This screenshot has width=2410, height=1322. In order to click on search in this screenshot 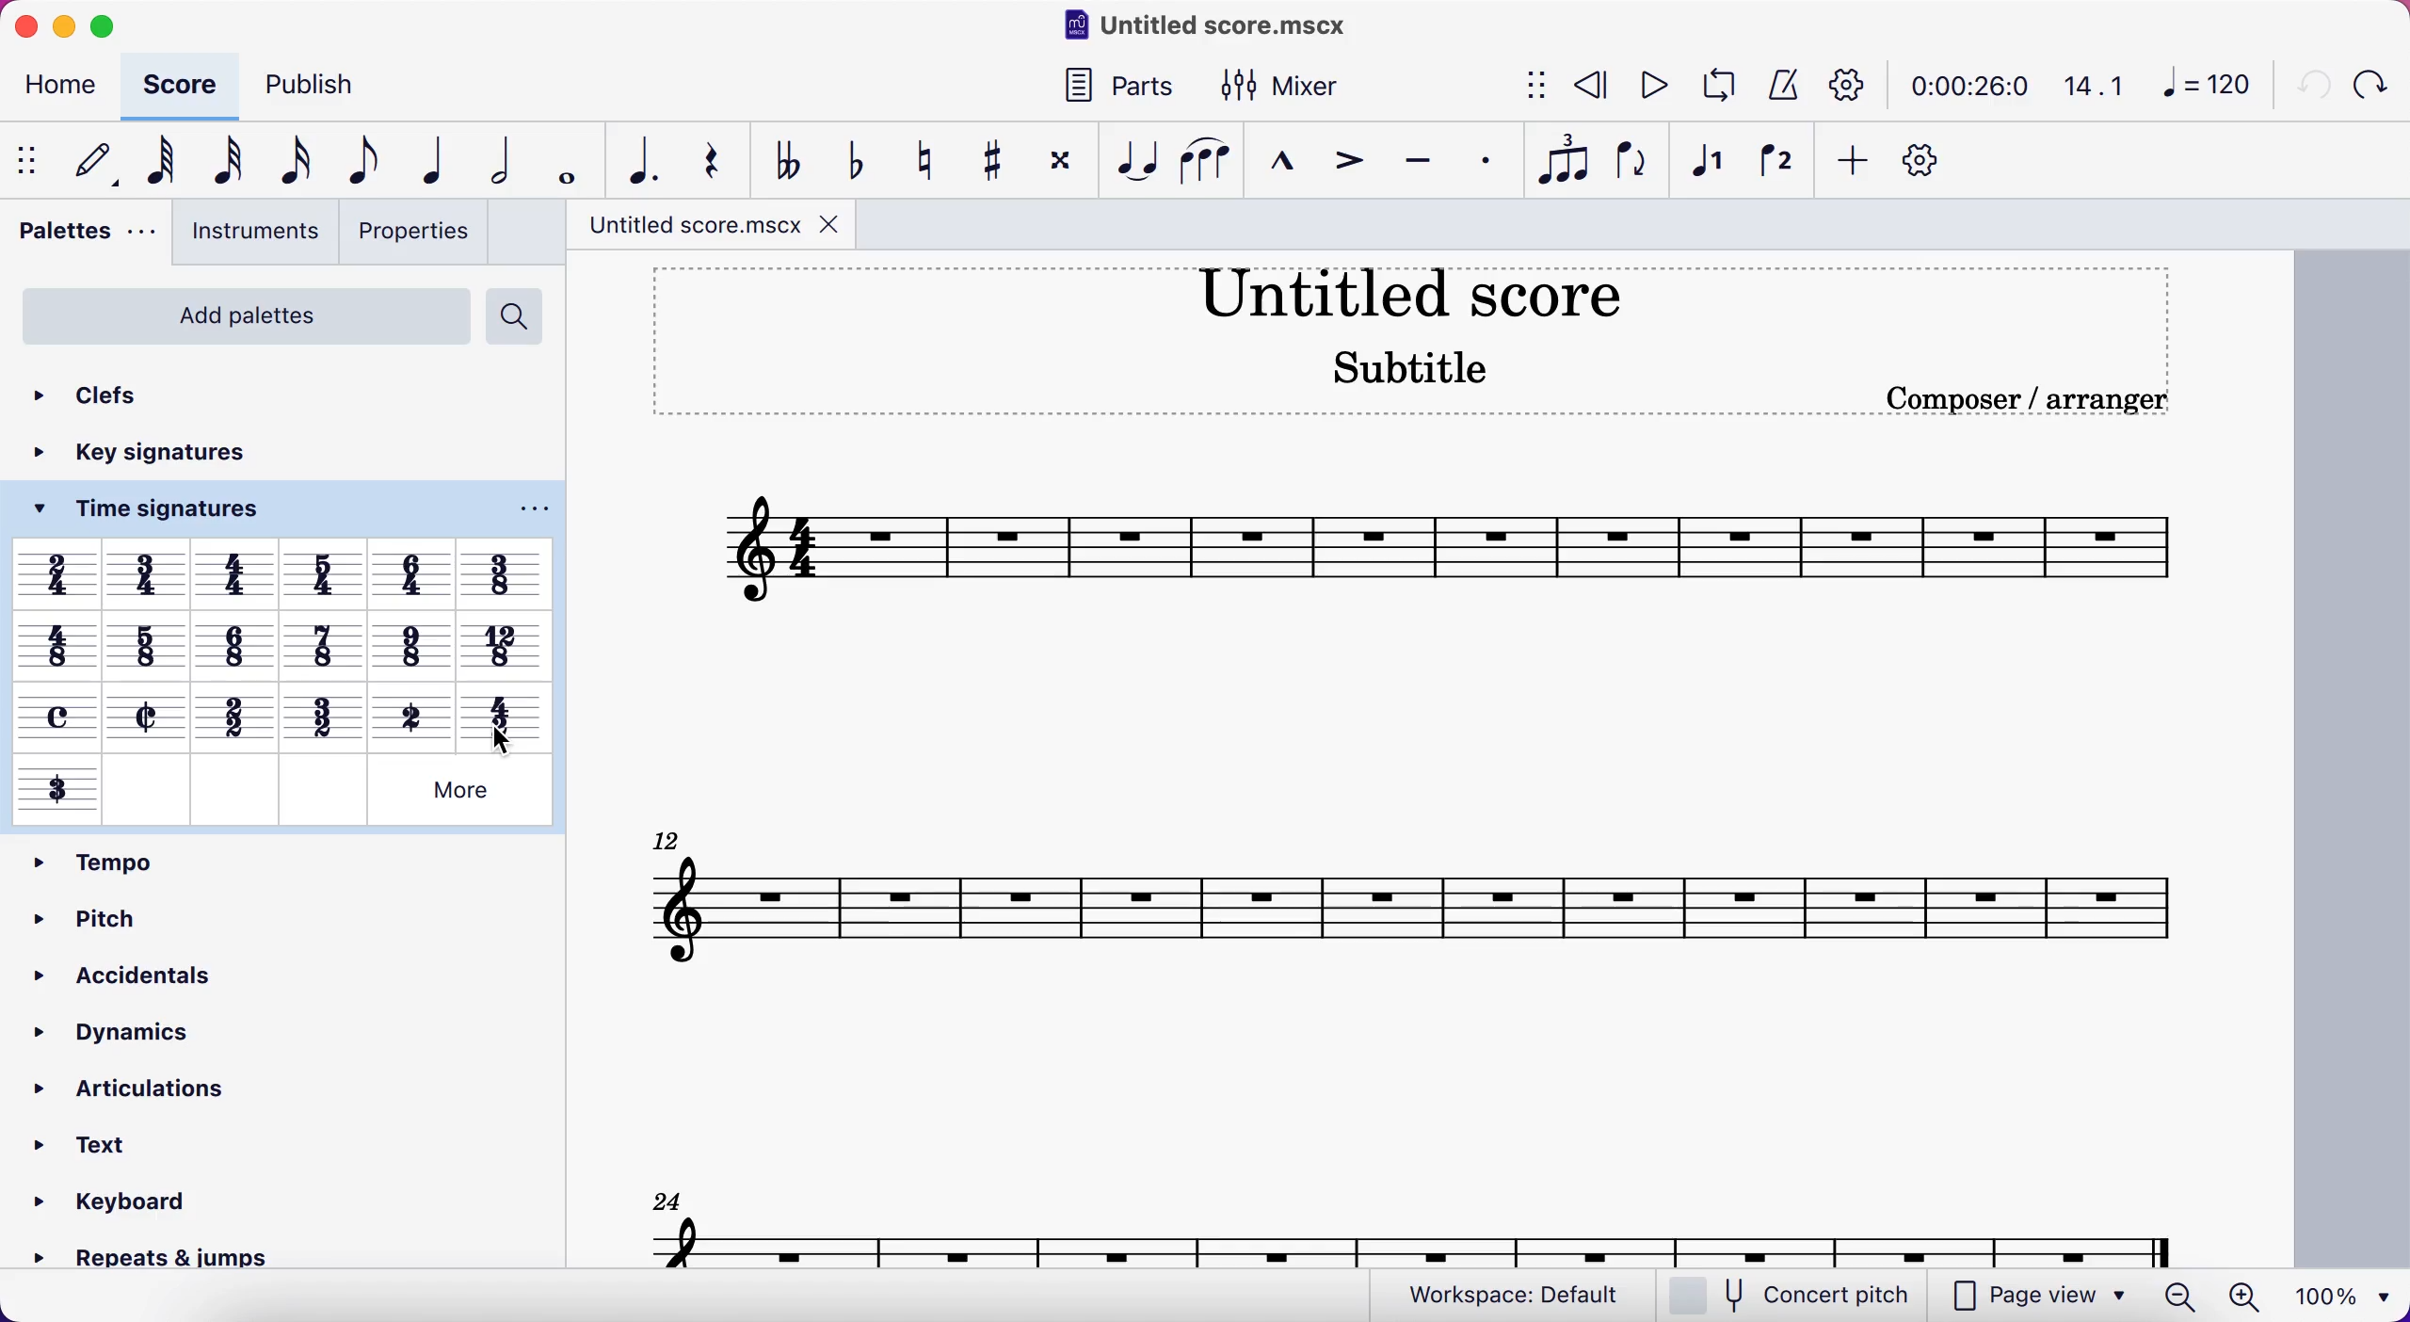, I will do `click(524, 317)`.